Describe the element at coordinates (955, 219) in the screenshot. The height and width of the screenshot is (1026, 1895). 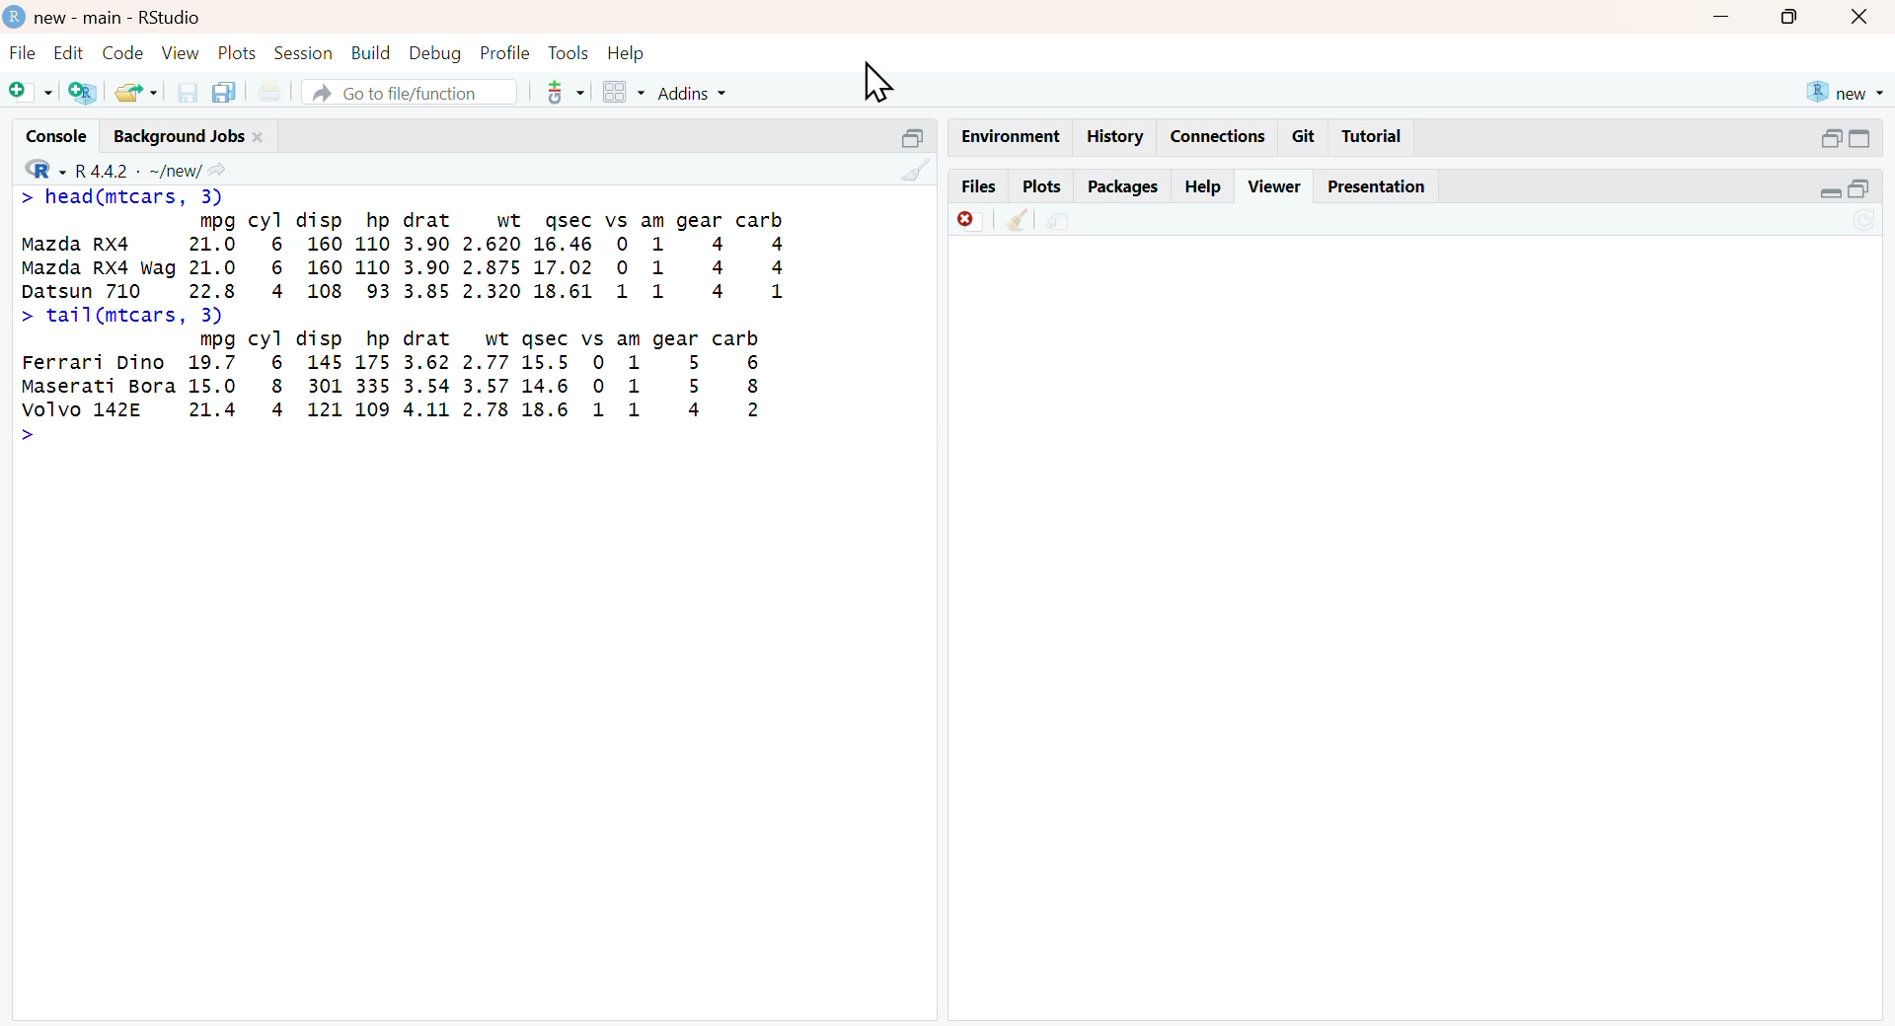
I see `Remove current viewer tem` at that location.